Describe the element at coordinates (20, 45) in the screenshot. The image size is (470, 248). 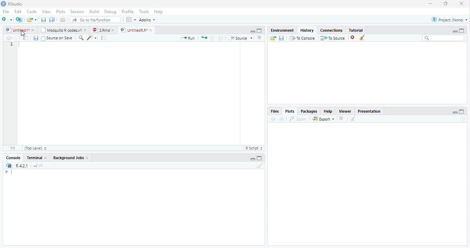
I see `Input cursor` at that location.